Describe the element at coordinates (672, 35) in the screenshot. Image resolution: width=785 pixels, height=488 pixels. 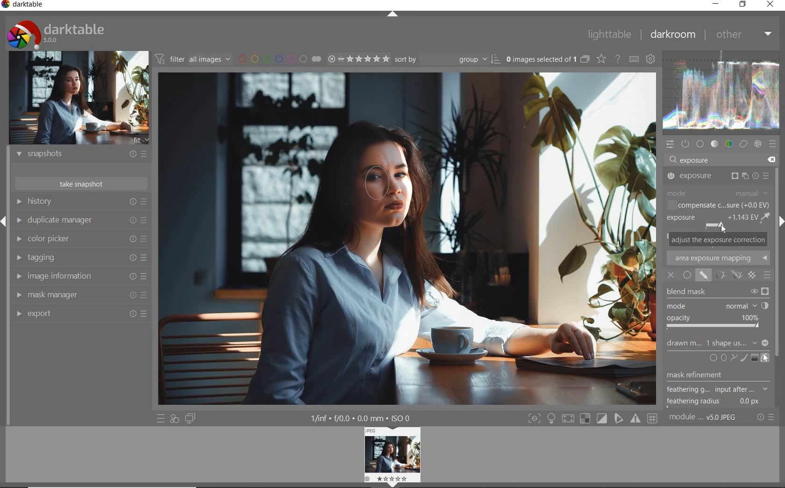
I see `darkroom` at that location.